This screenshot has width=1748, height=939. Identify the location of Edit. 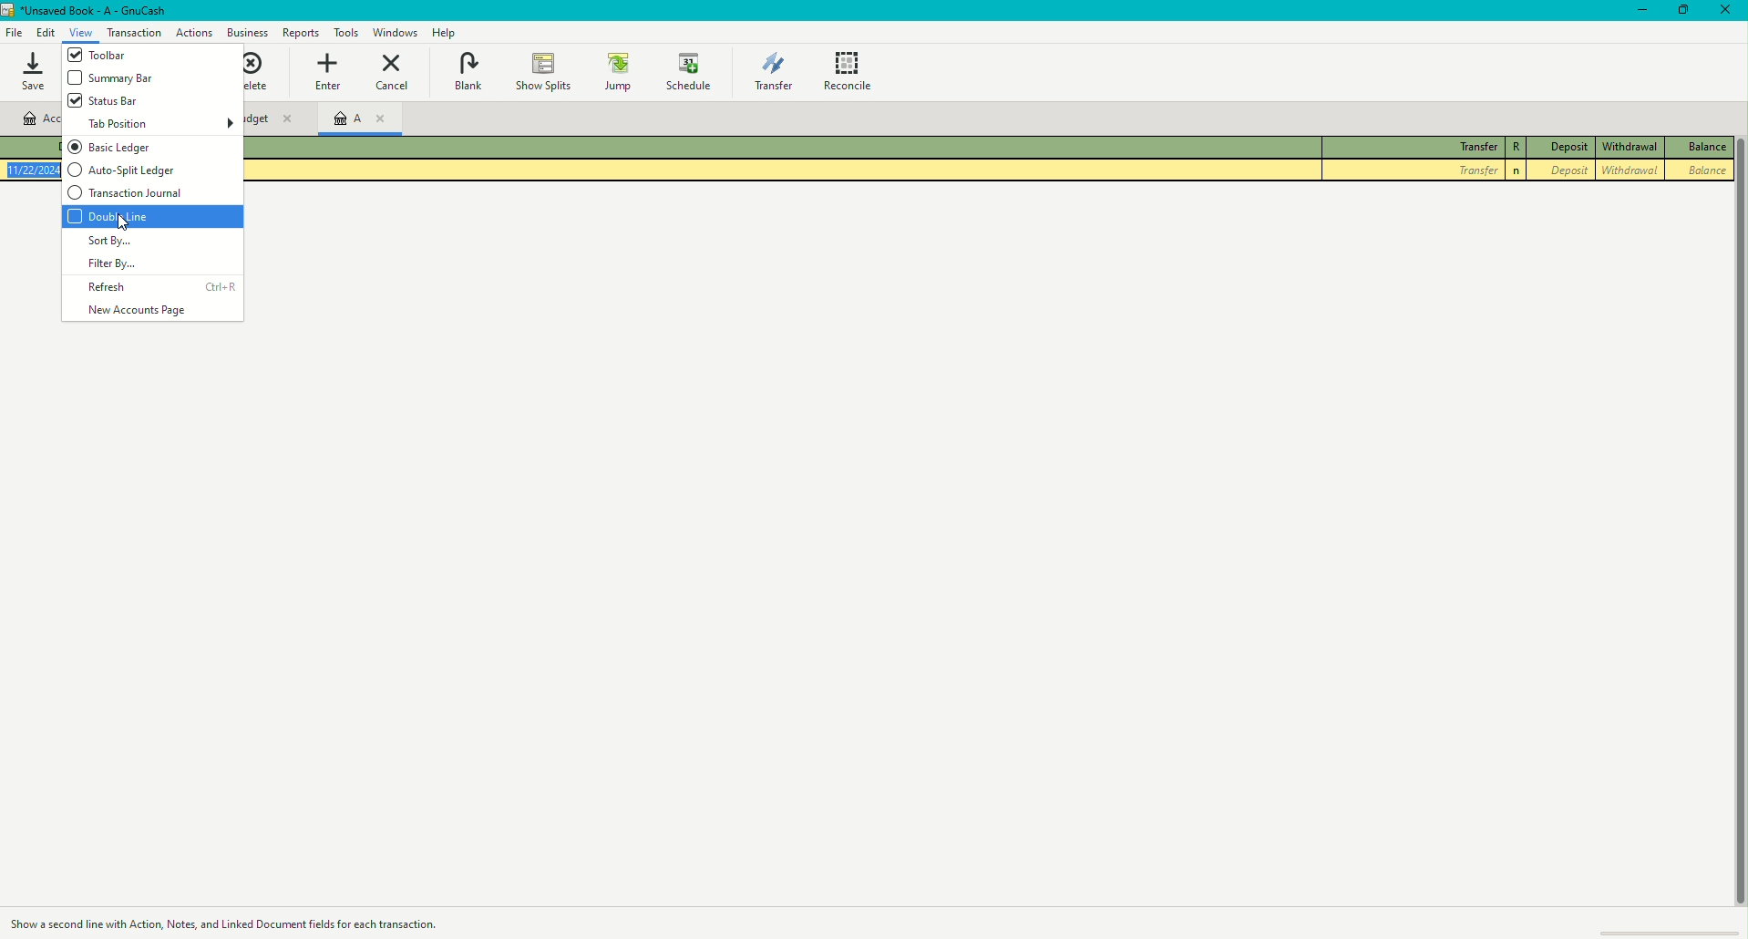
(41, 31).